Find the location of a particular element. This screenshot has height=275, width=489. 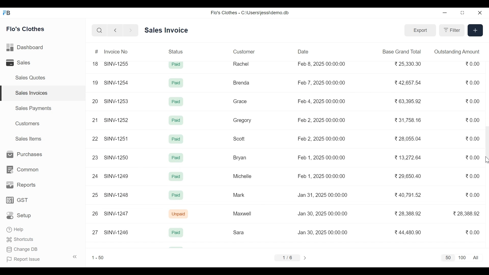

Grace is located at coordinates (240, 102).